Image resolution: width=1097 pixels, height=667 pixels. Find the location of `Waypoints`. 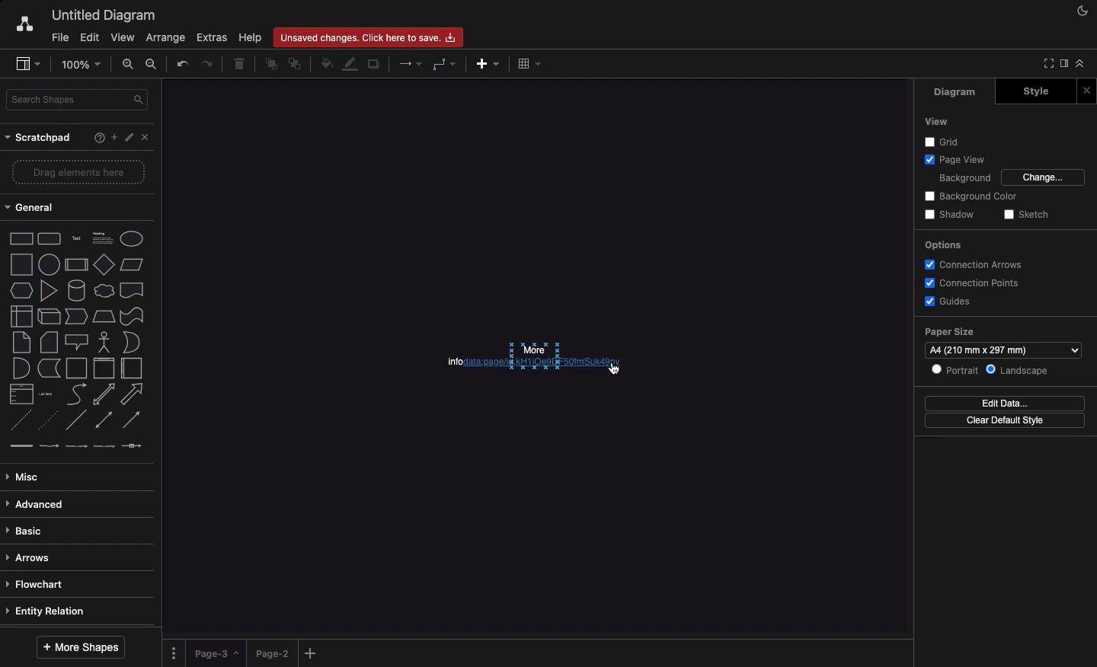

Waypoints is located at coordinates (442, 65).